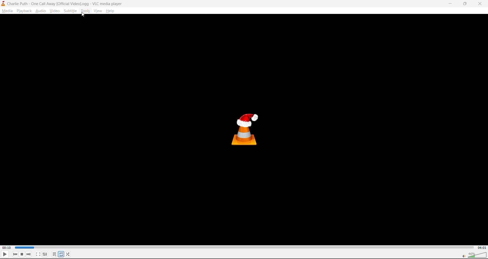  What do you see at coordinates (71, 11) in the screenshot?
I see `subtitle` at bounding box center [71, 11].